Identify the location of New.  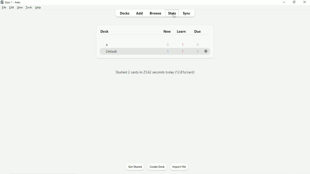
(167, 31).